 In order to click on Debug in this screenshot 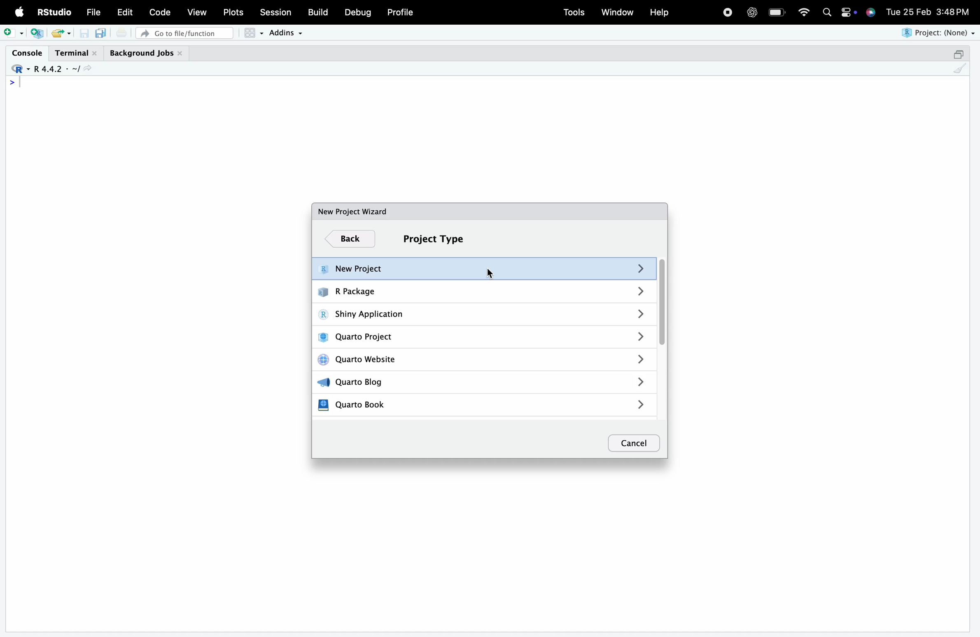, I will do `click(358, 12)`.